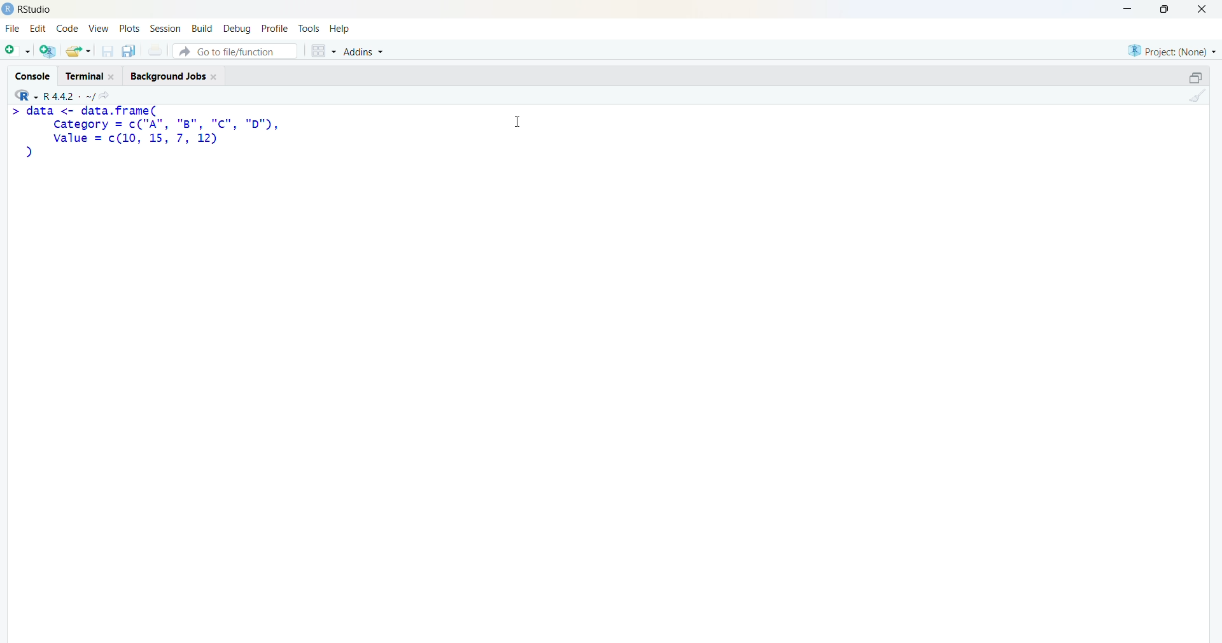  I want to click on save current document, so click(107, 51).